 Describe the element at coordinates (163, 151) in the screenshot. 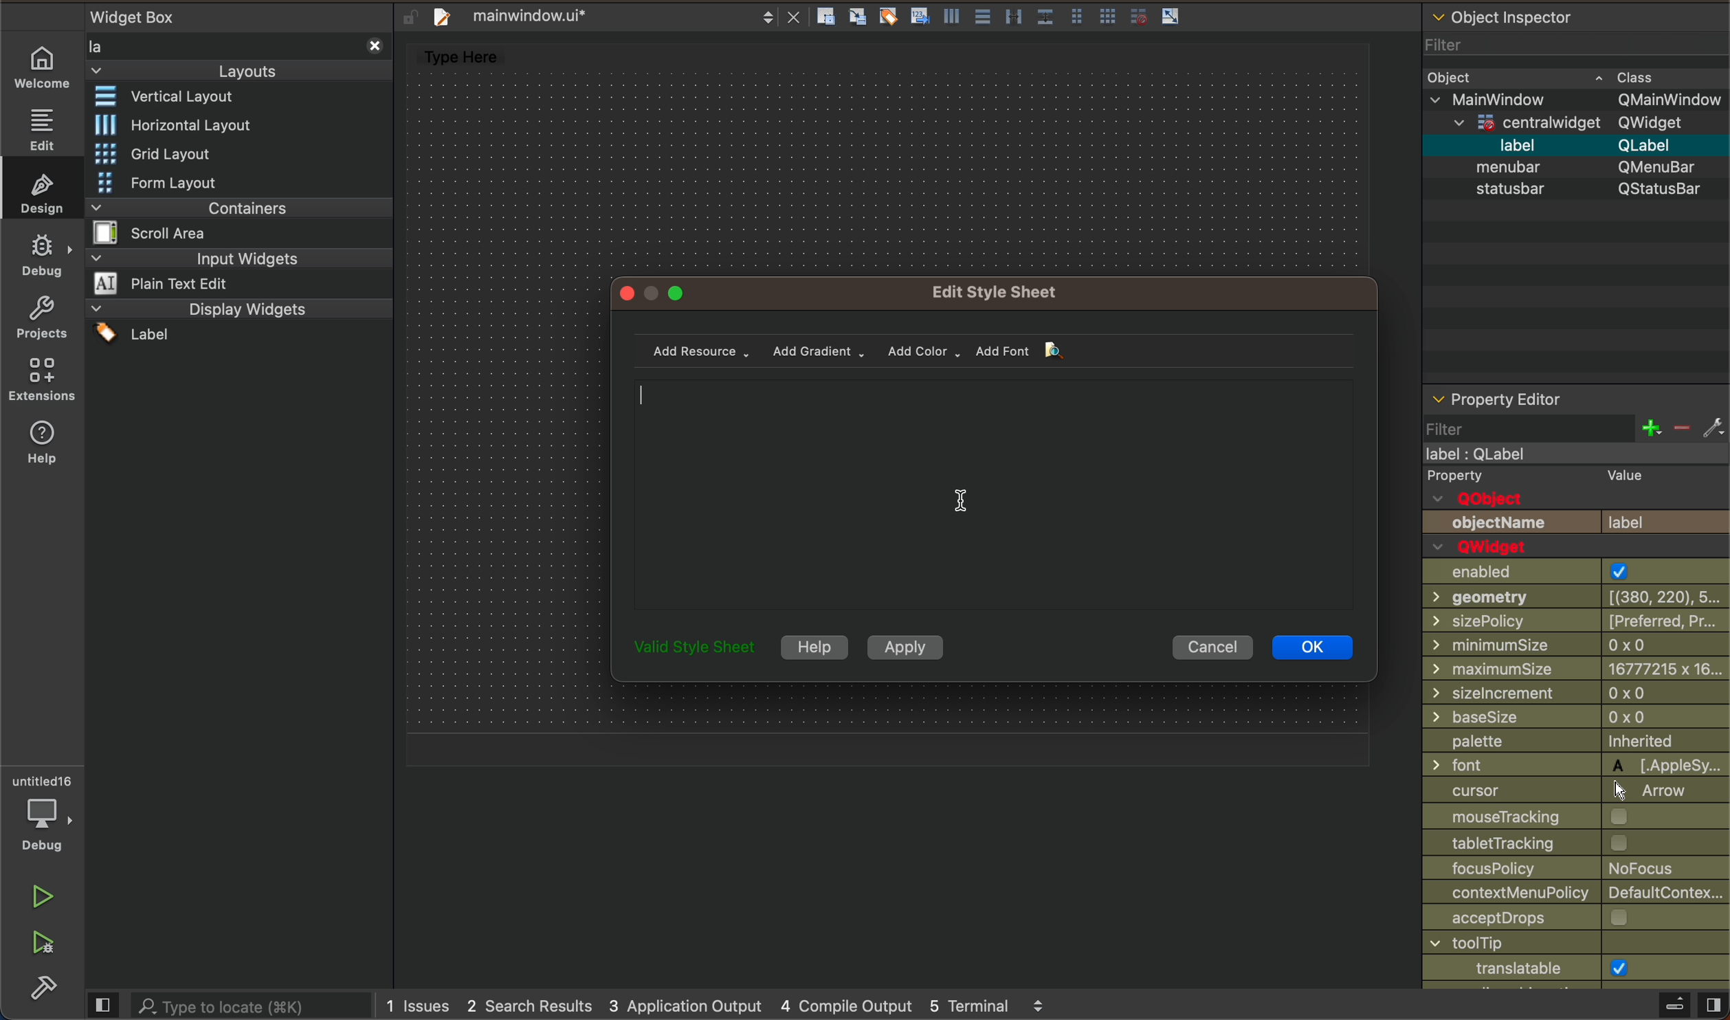

I see `grid layout` at that location.